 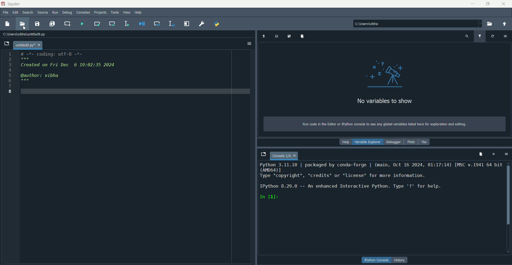 What do you see at coordinates (425, 142) in the screenshot?
I see `files` at bounding box center [425, 142].